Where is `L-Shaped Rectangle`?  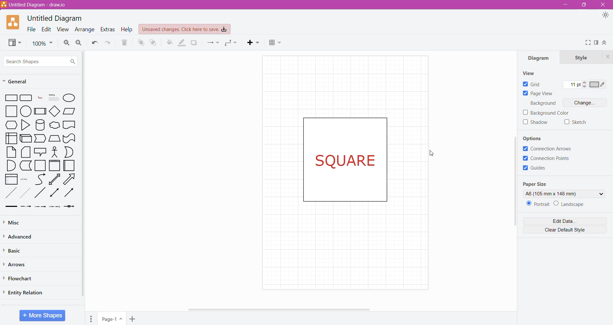
L-Shaped Rectangle is located at coordinates (25, 165).